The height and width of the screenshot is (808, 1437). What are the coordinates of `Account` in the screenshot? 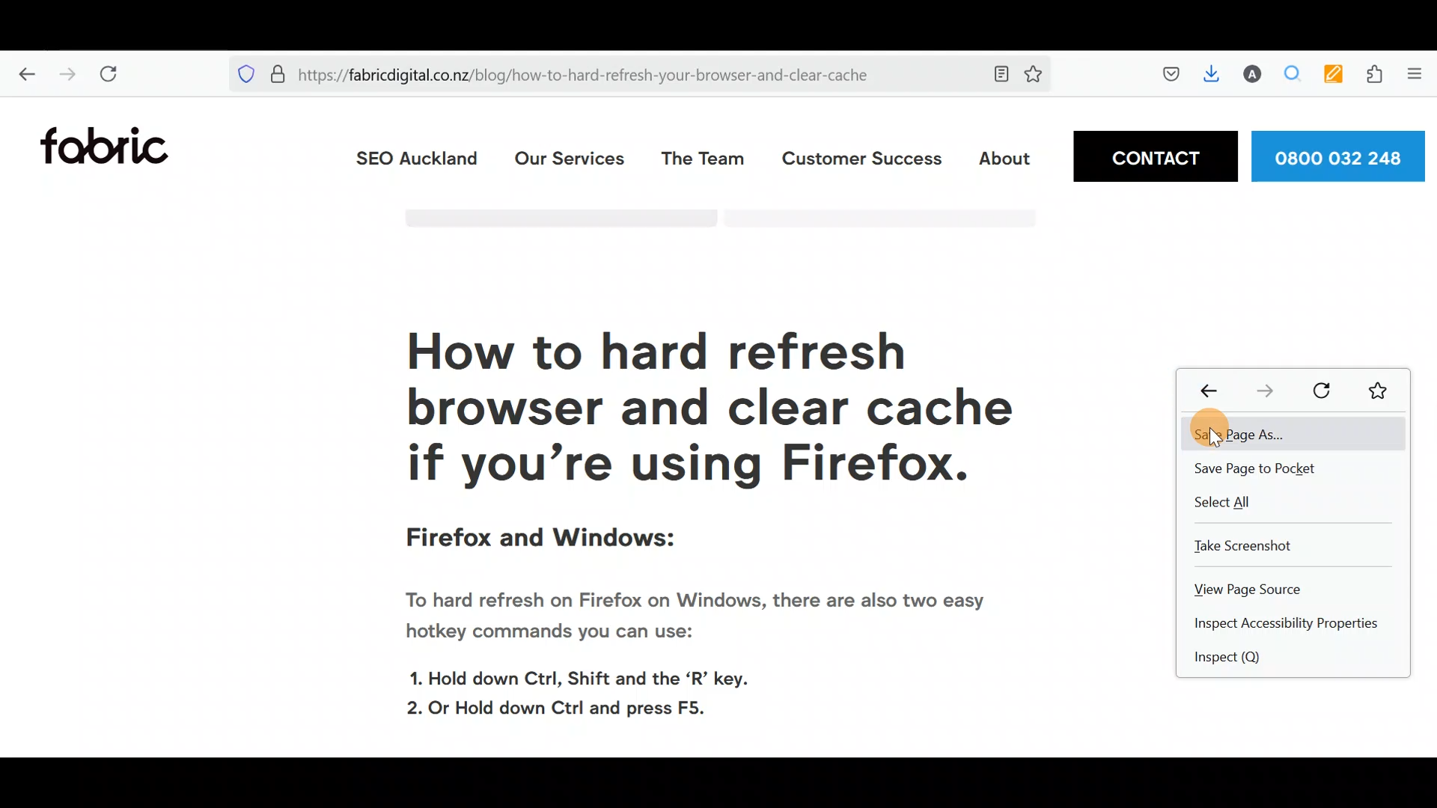 It's located at (1256, 74).